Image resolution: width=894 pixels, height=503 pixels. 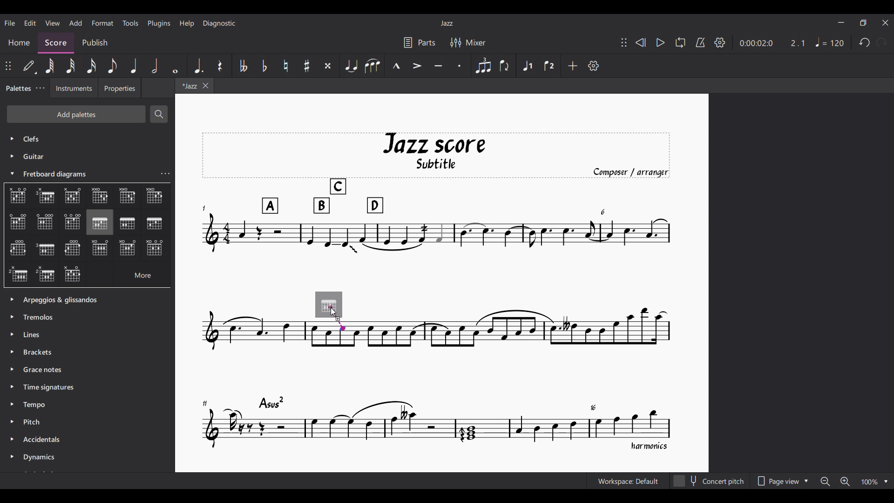 What do you see at coordinates (103, 249) in the screenshot?
I see `Chart 15` at bounding box center [103, 249].